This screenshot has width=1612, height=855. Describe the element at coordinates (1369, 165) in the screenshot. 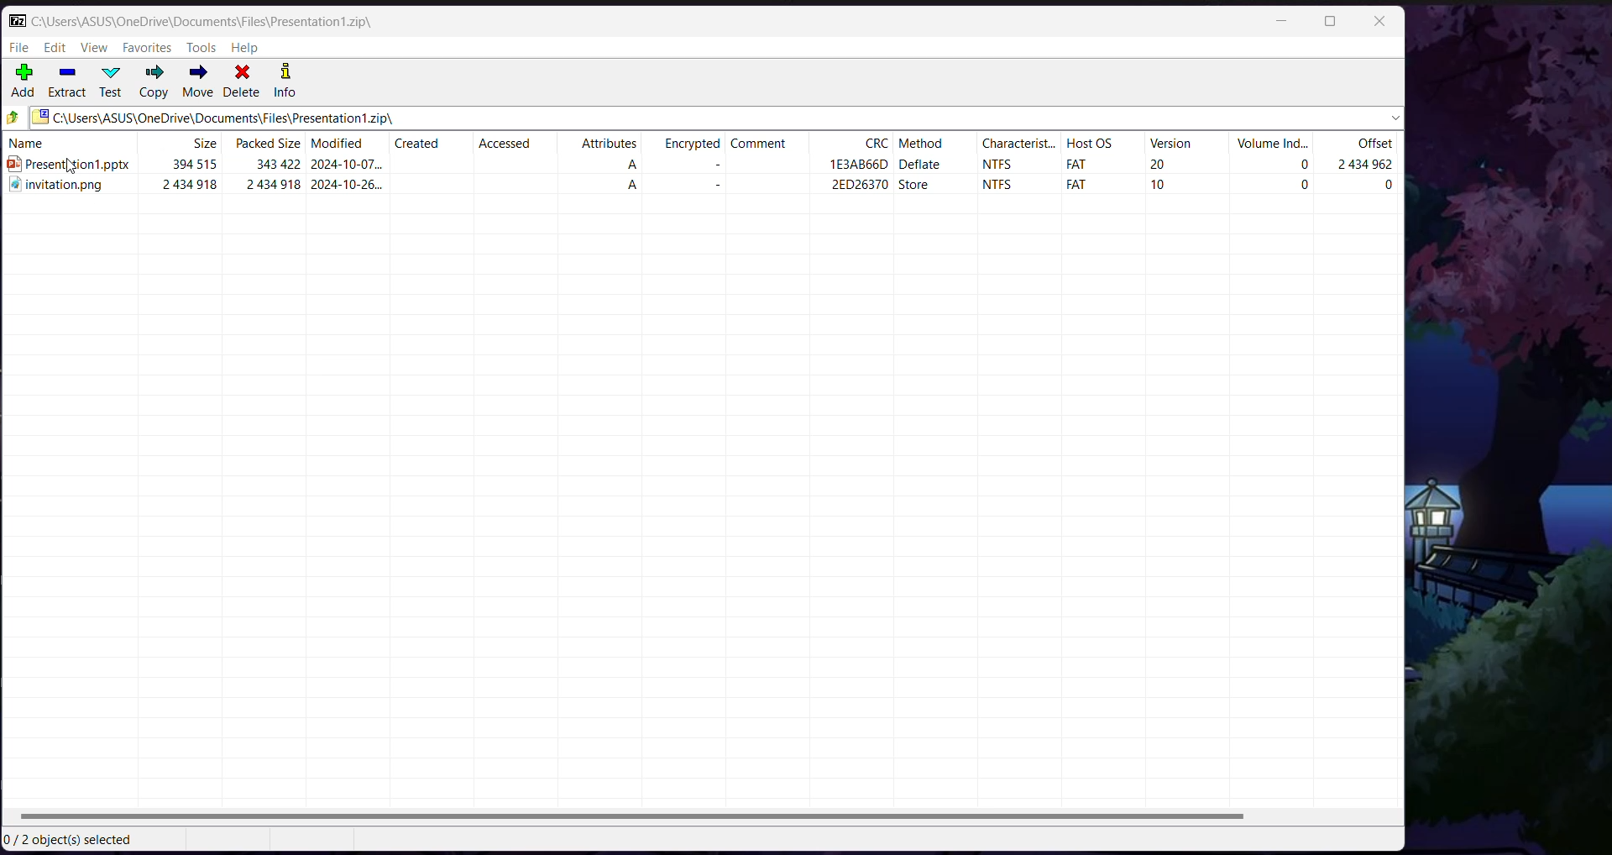

I see ` 24545902` at that location.